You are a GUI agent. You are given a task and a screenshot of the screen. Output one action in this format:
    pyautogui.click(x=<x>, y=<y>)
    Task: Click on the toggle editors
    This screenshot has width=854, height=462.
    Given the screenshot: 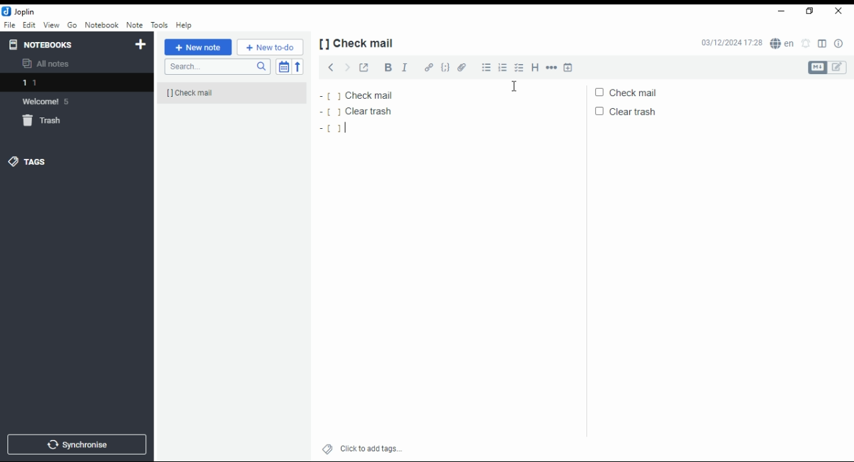 What is the action you would take?
    pyautogui.click(x=827, y=68)
    